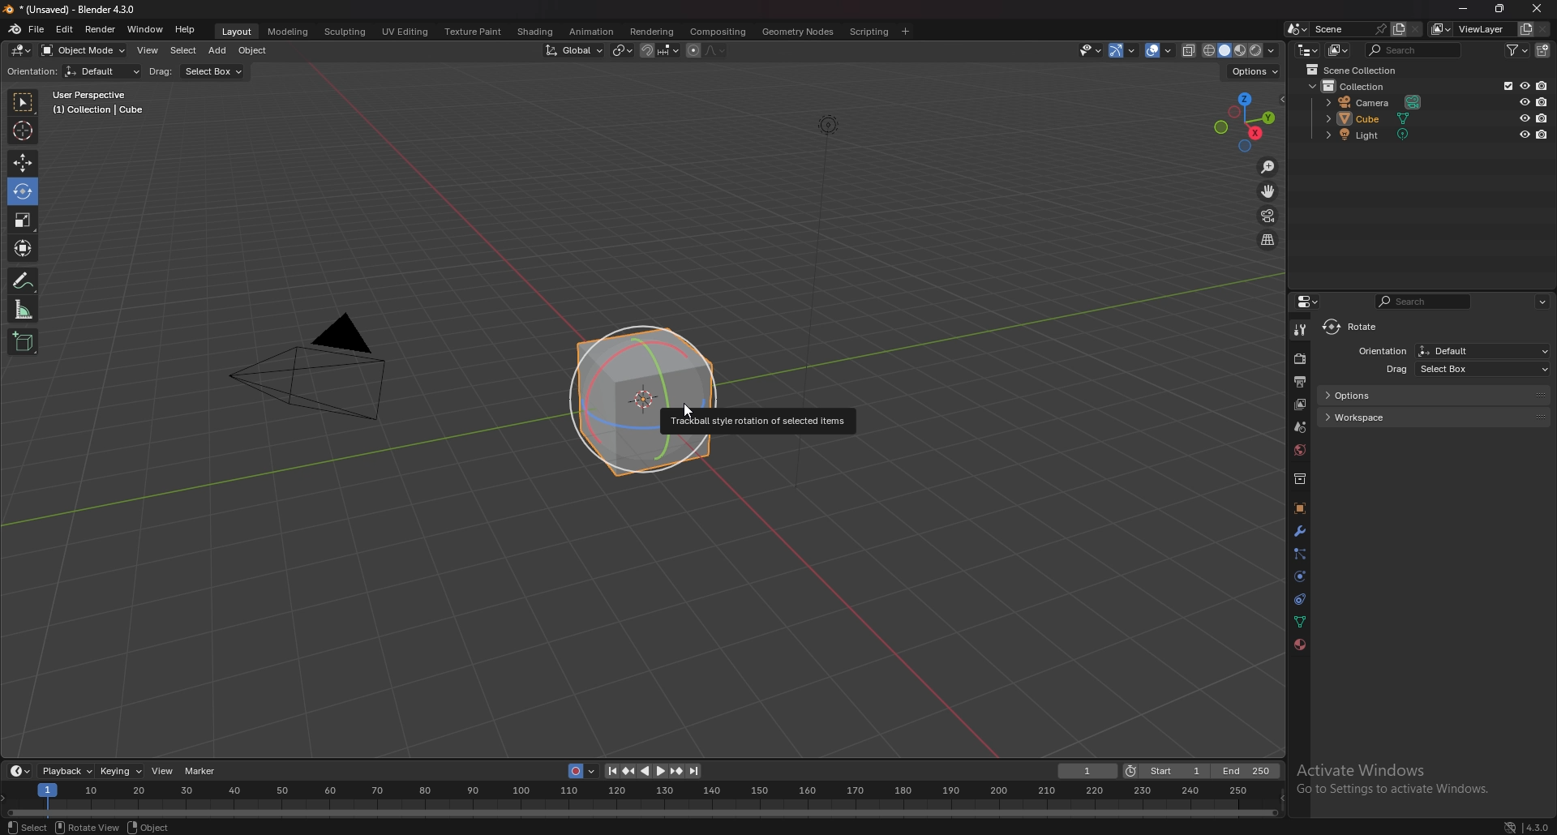 This screenshot has width=1557, height=835. What do you see at coordinates (1527, 827) in the screenshot?
I see `version` at bounding box center [1527, 827].